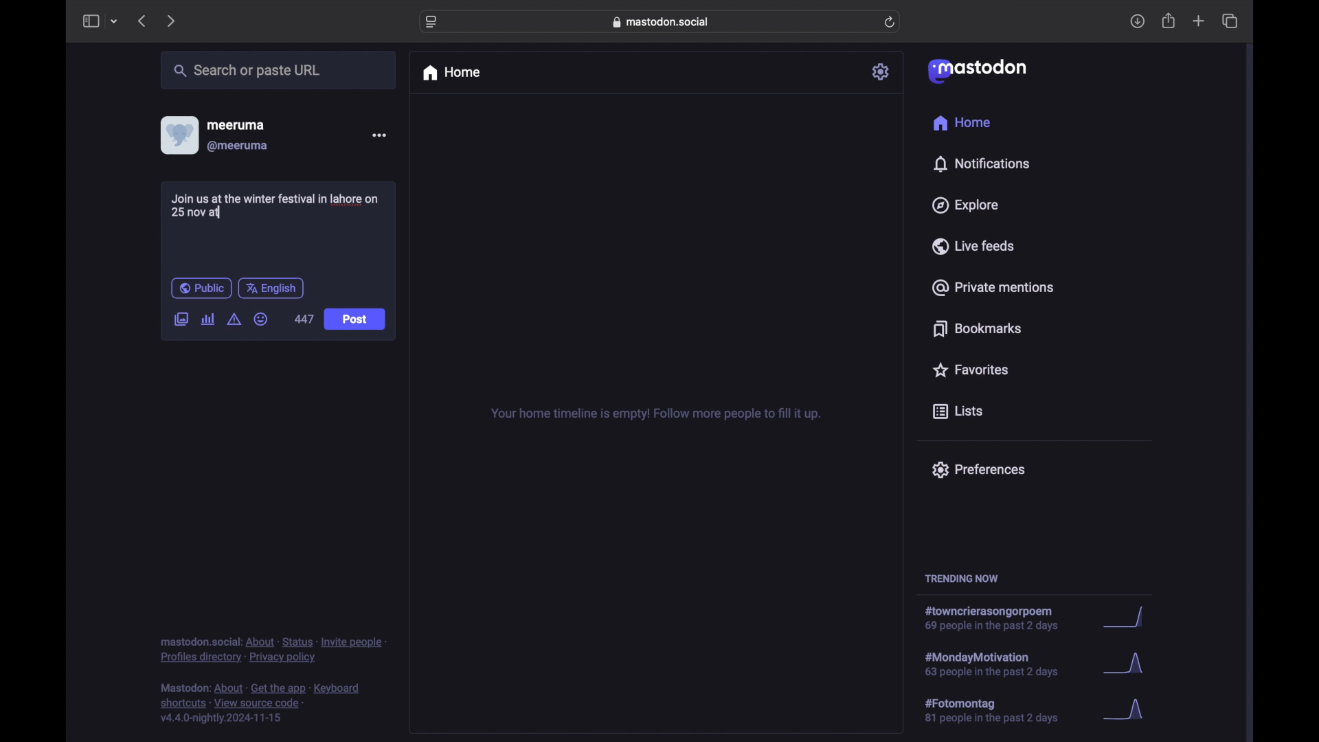  What do you see at coordinates (1001, 663) in the screenshot?
I see `hashtag trend` at bounding box center [1001, 663].